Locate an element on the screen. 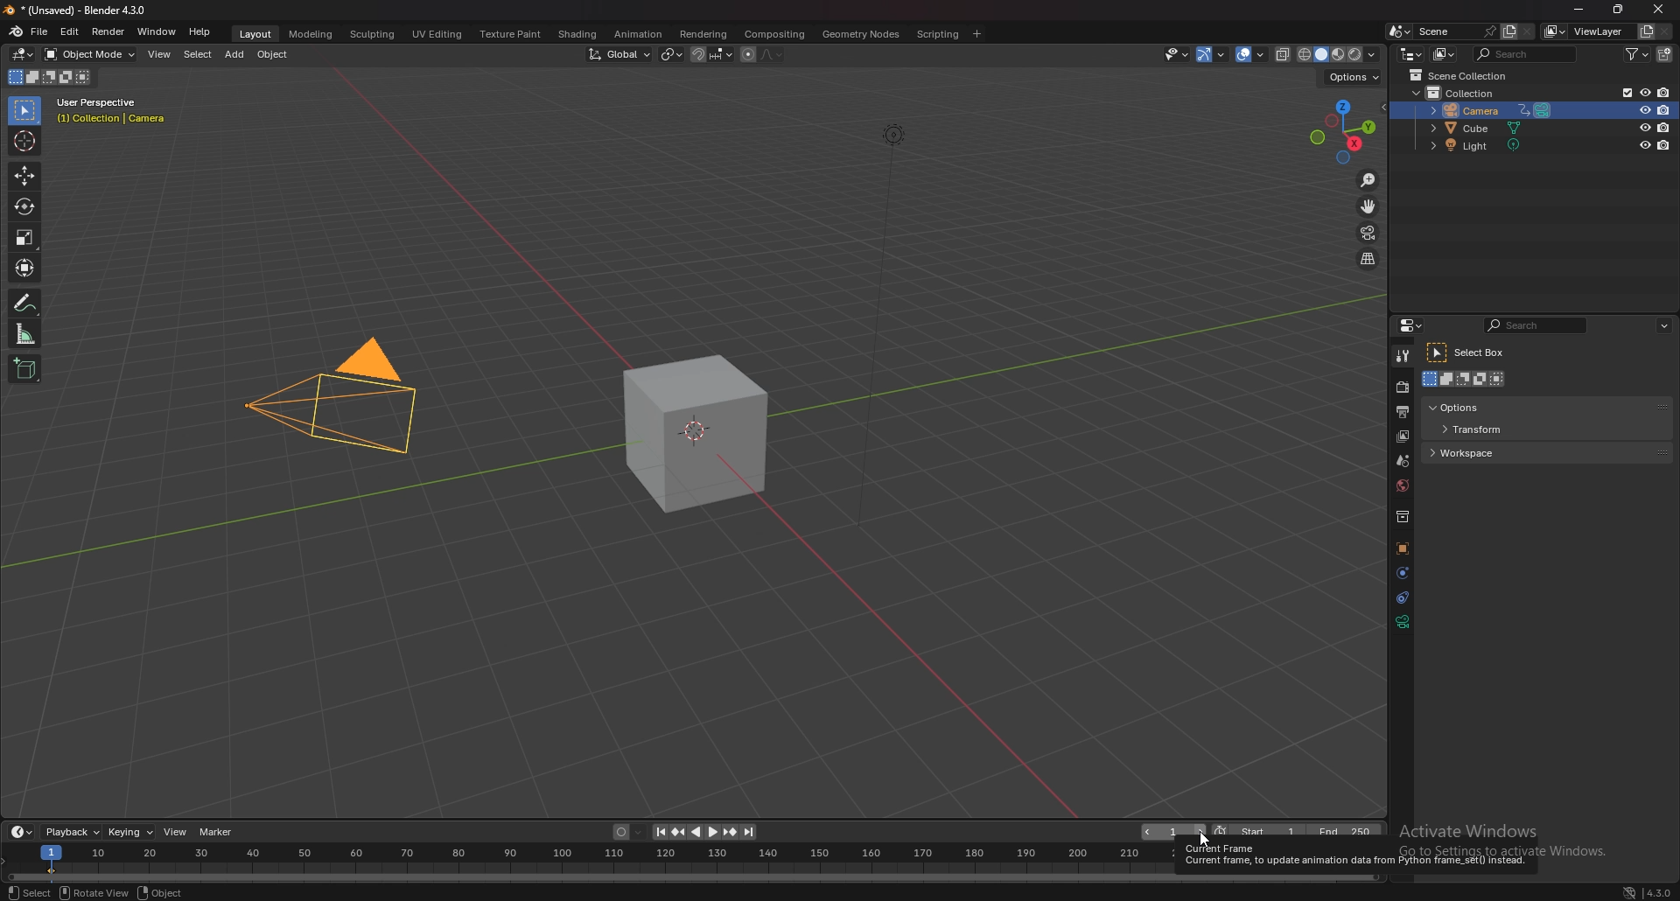 This screenshot has width=1680, height=901. options is located at coordinates (1475, 407).